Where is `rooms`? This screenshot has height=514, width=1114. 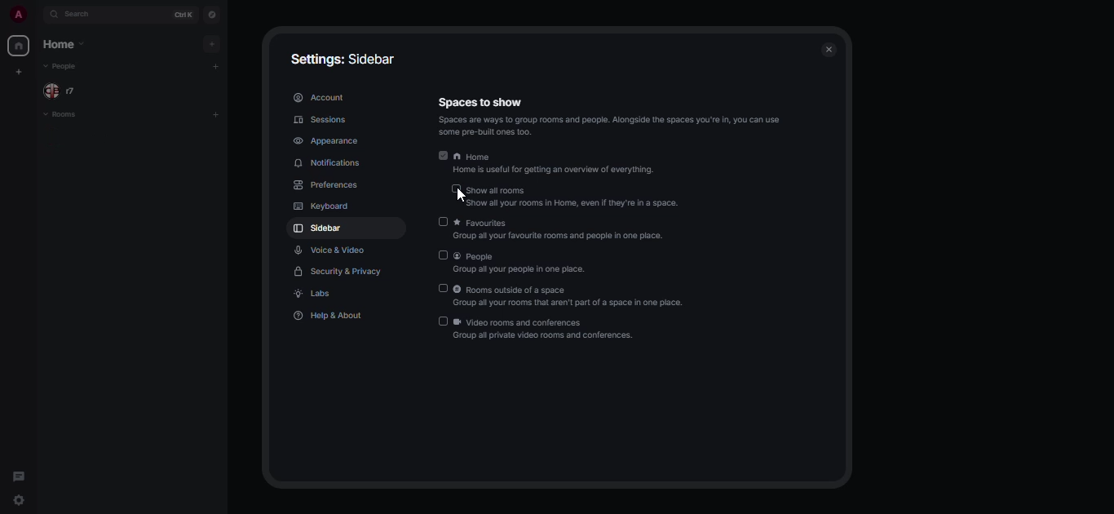 rooms is located at coordinates (65, 114).